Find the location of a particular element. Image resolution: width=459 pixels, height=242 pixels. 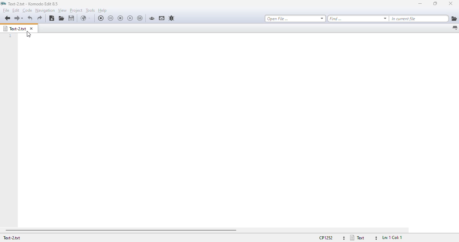

list all tabs is located at coordinates (454, 28).